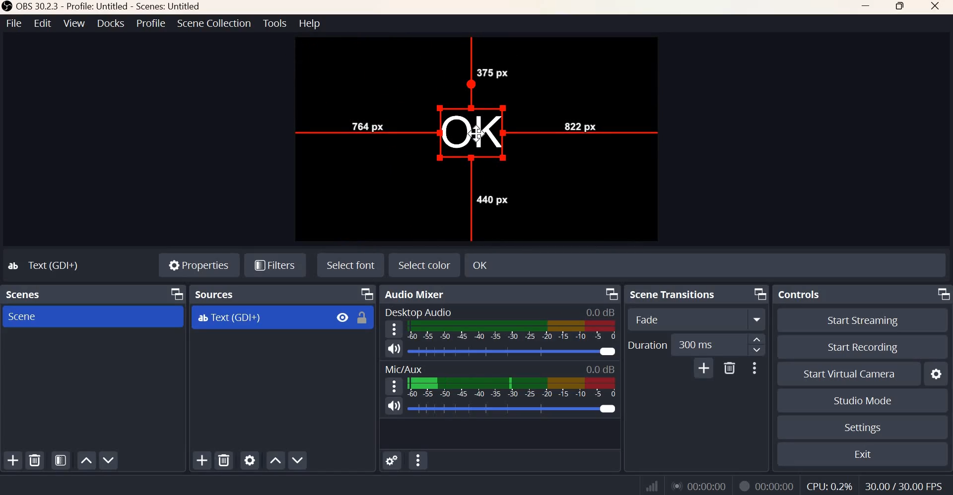  What do you see at coordinates (708, 345) in the screenshot?
I see `Duration Input` at bounding box center [708, 345].